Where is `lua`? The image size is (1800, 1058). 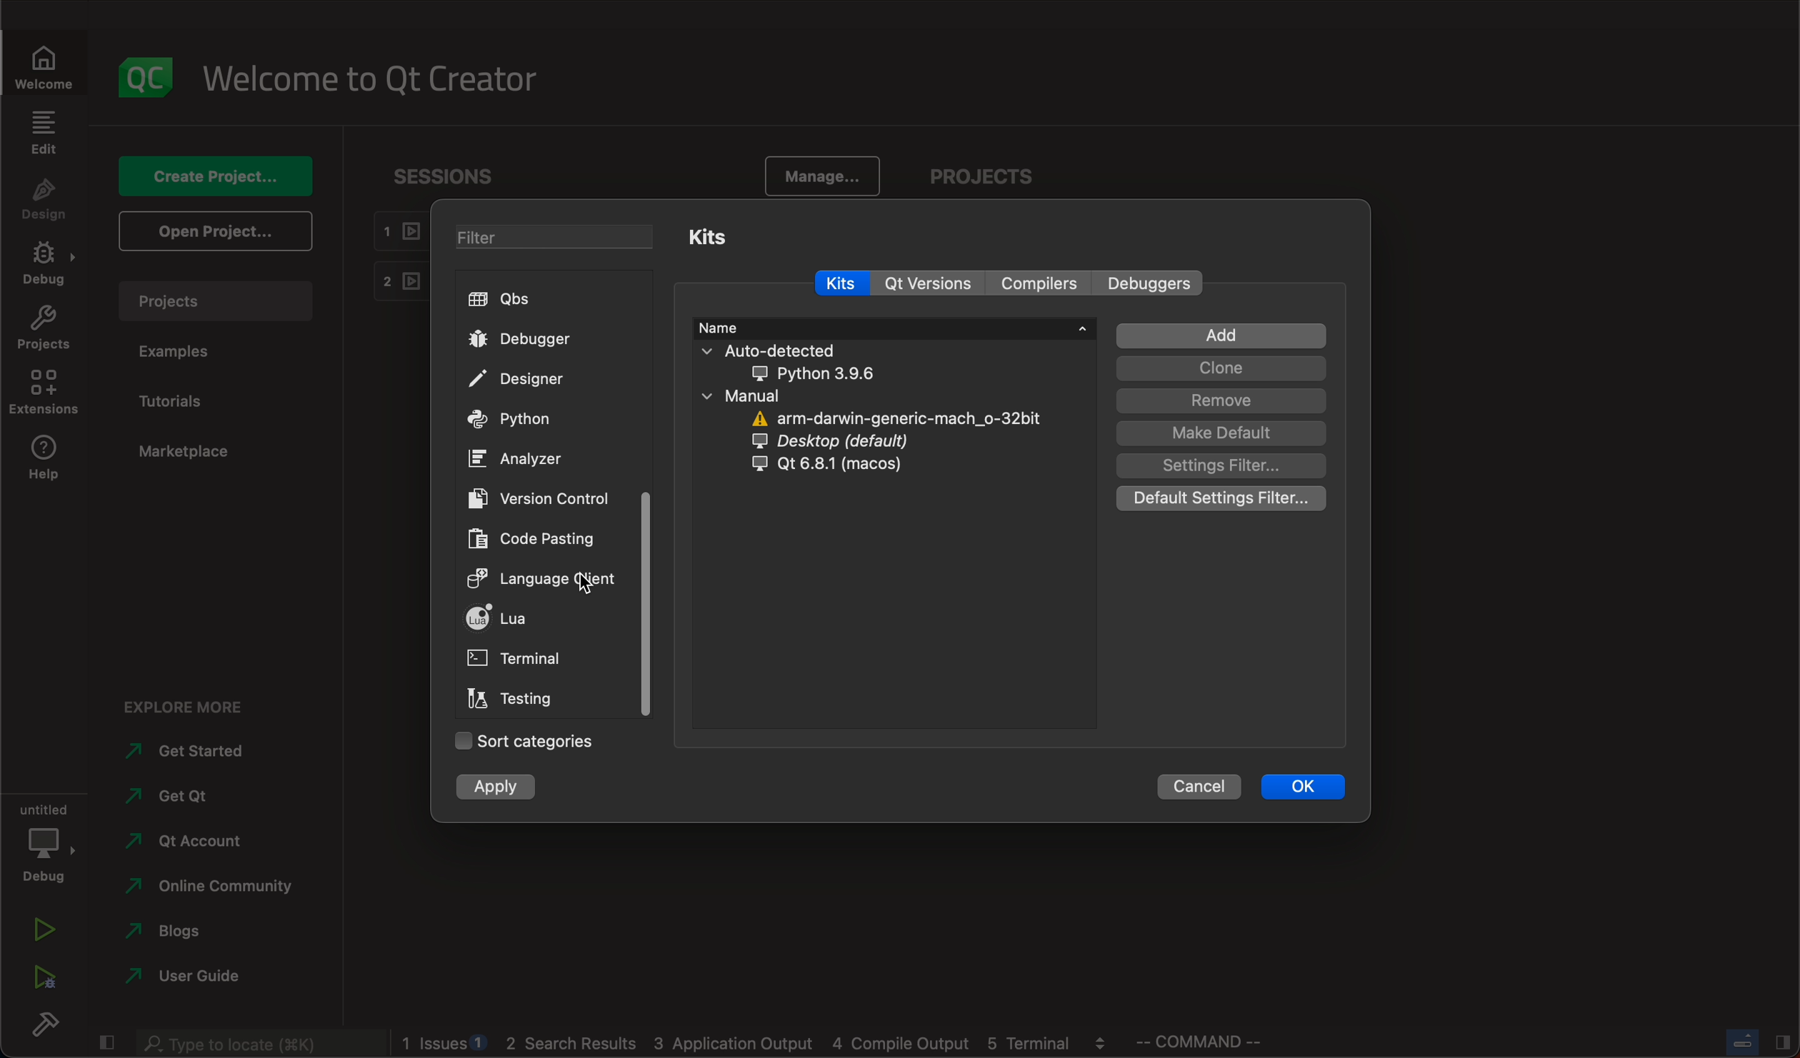
lua is located at coordinates (513, 618).